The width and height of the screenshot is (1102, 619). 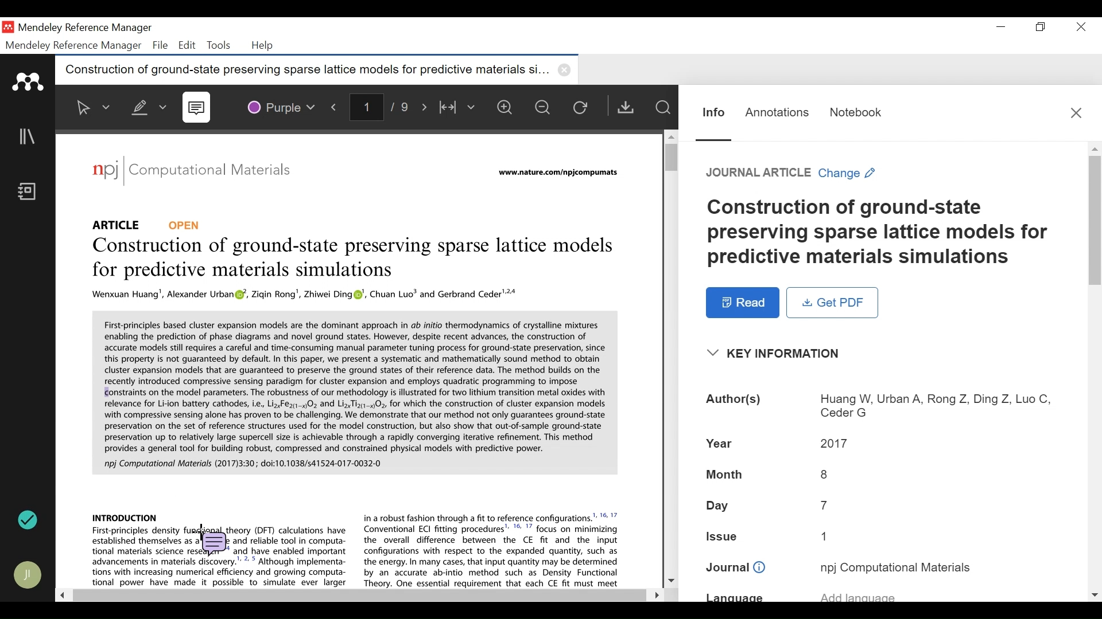 I want to click on Edit, so click(x=187, y=45).